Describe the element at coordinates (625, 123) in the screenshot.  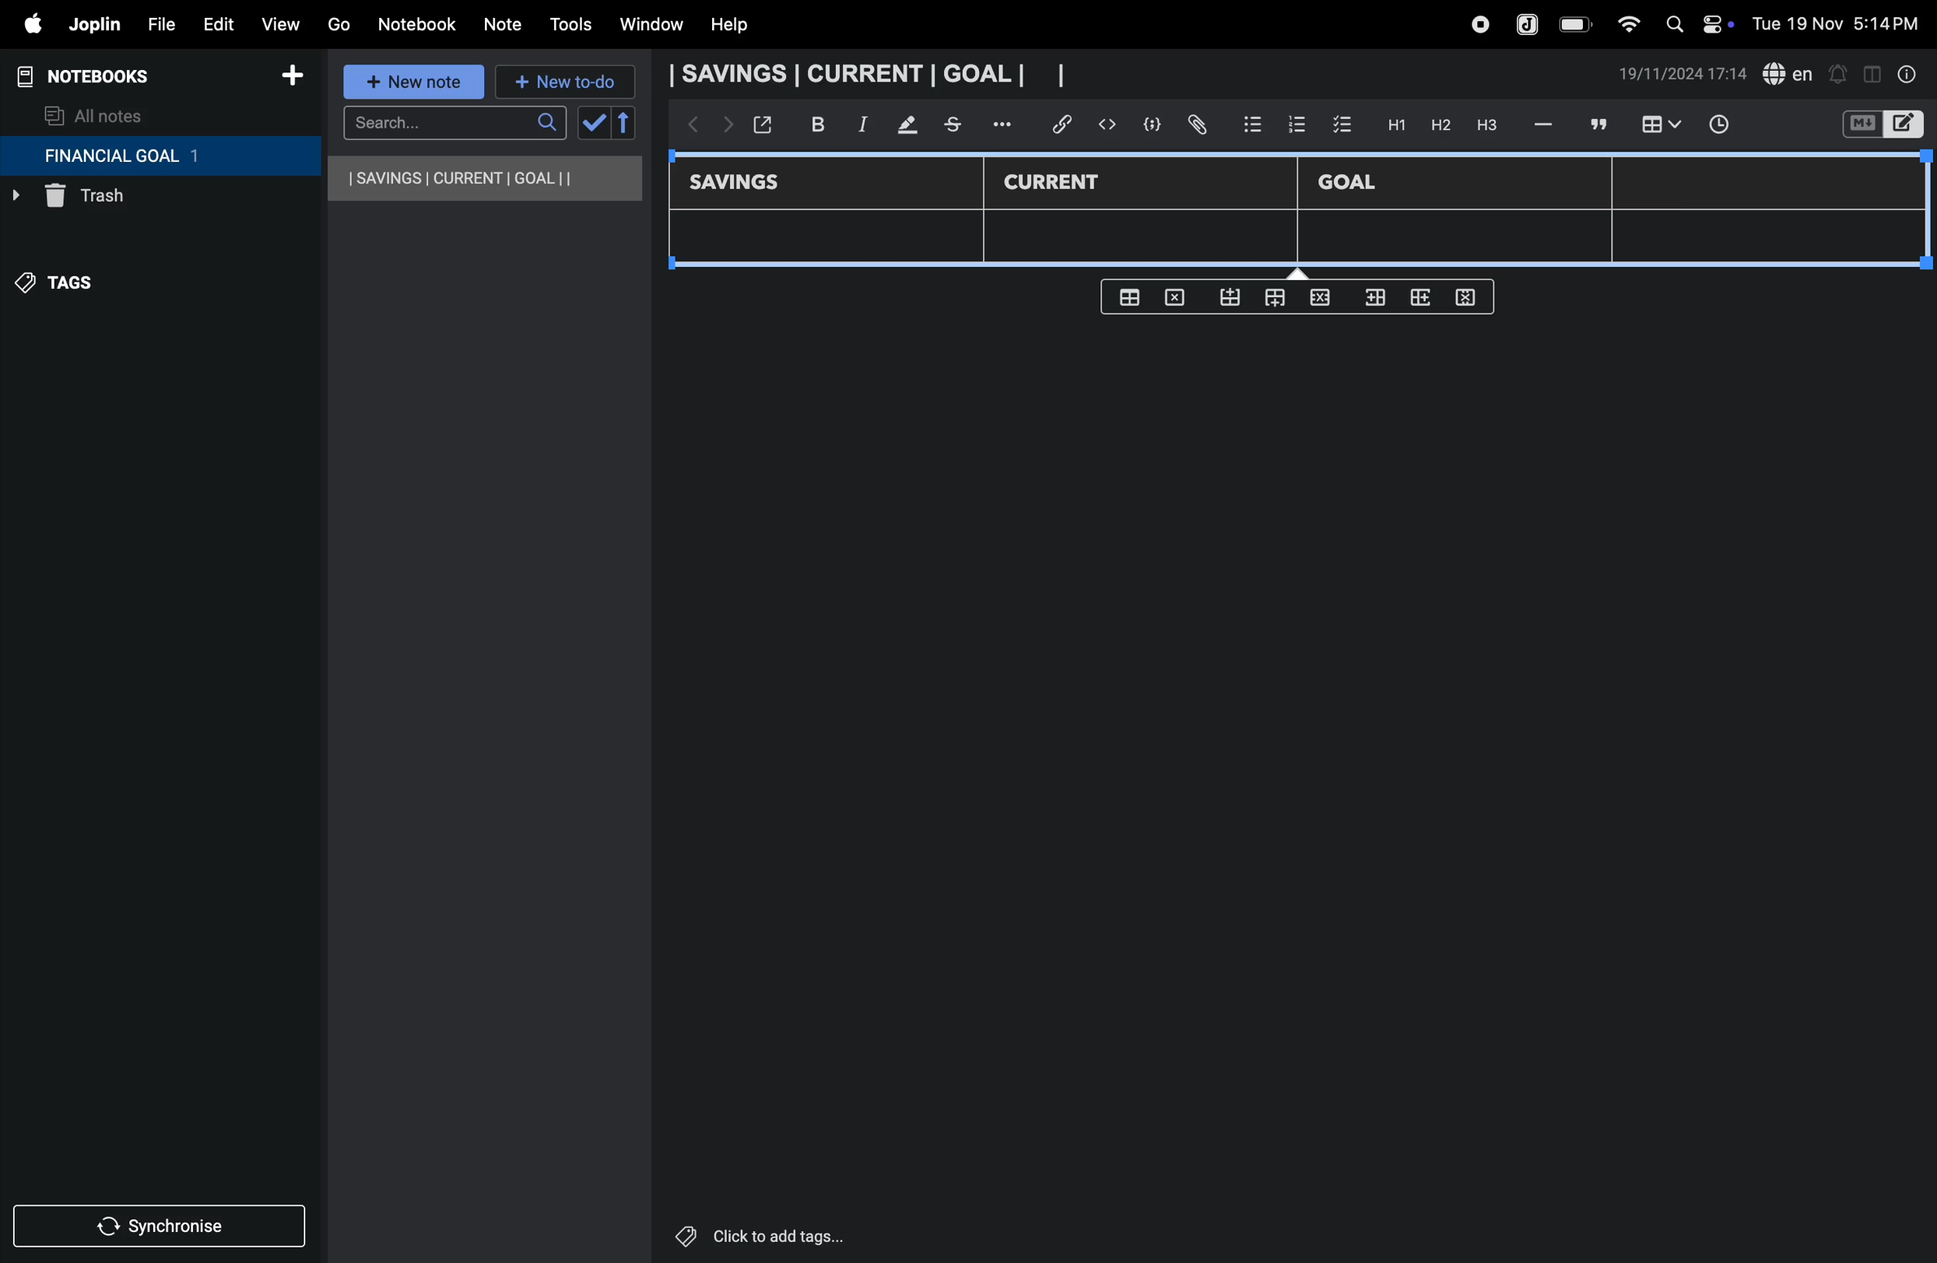
I see `reverse sort order` at that location.